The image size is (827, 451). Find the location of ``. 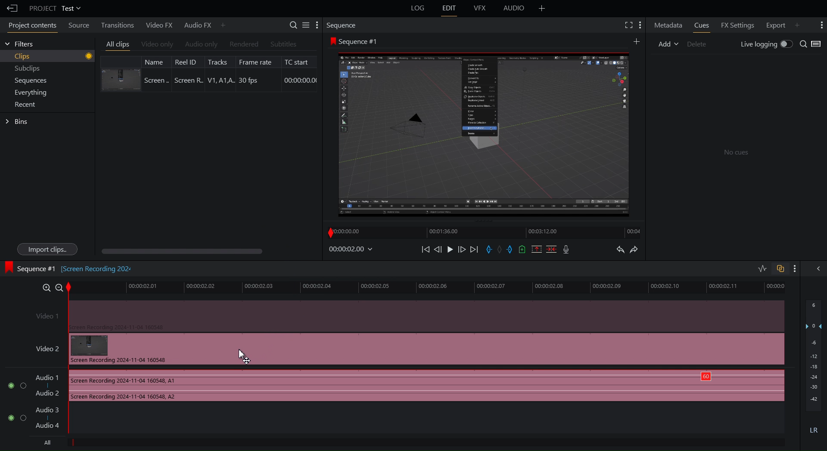

 is located at coordinates (34, 92).